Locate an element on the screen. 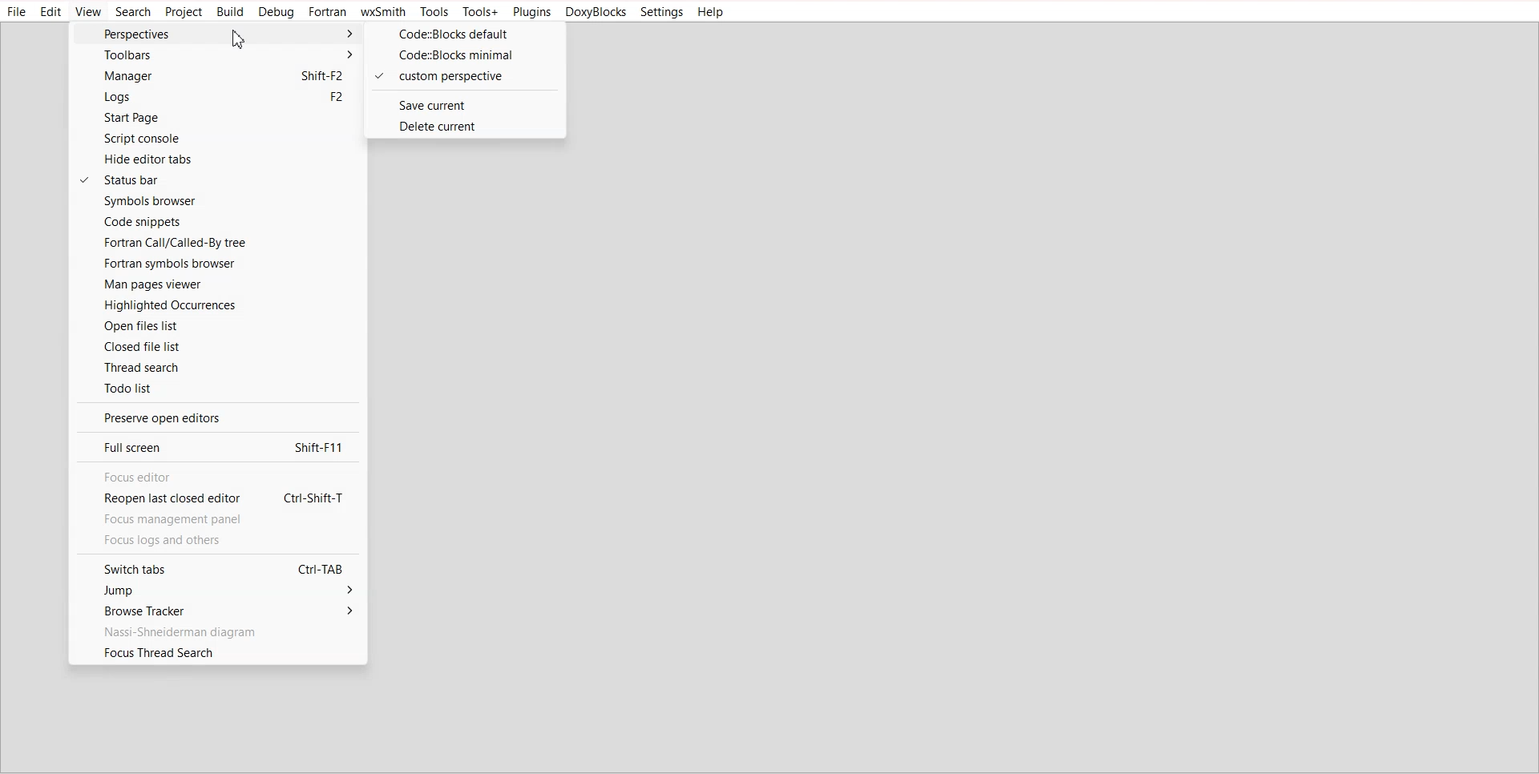 This screenshot has width=1539, height=774. Jump is located at coordinates (215, 591).